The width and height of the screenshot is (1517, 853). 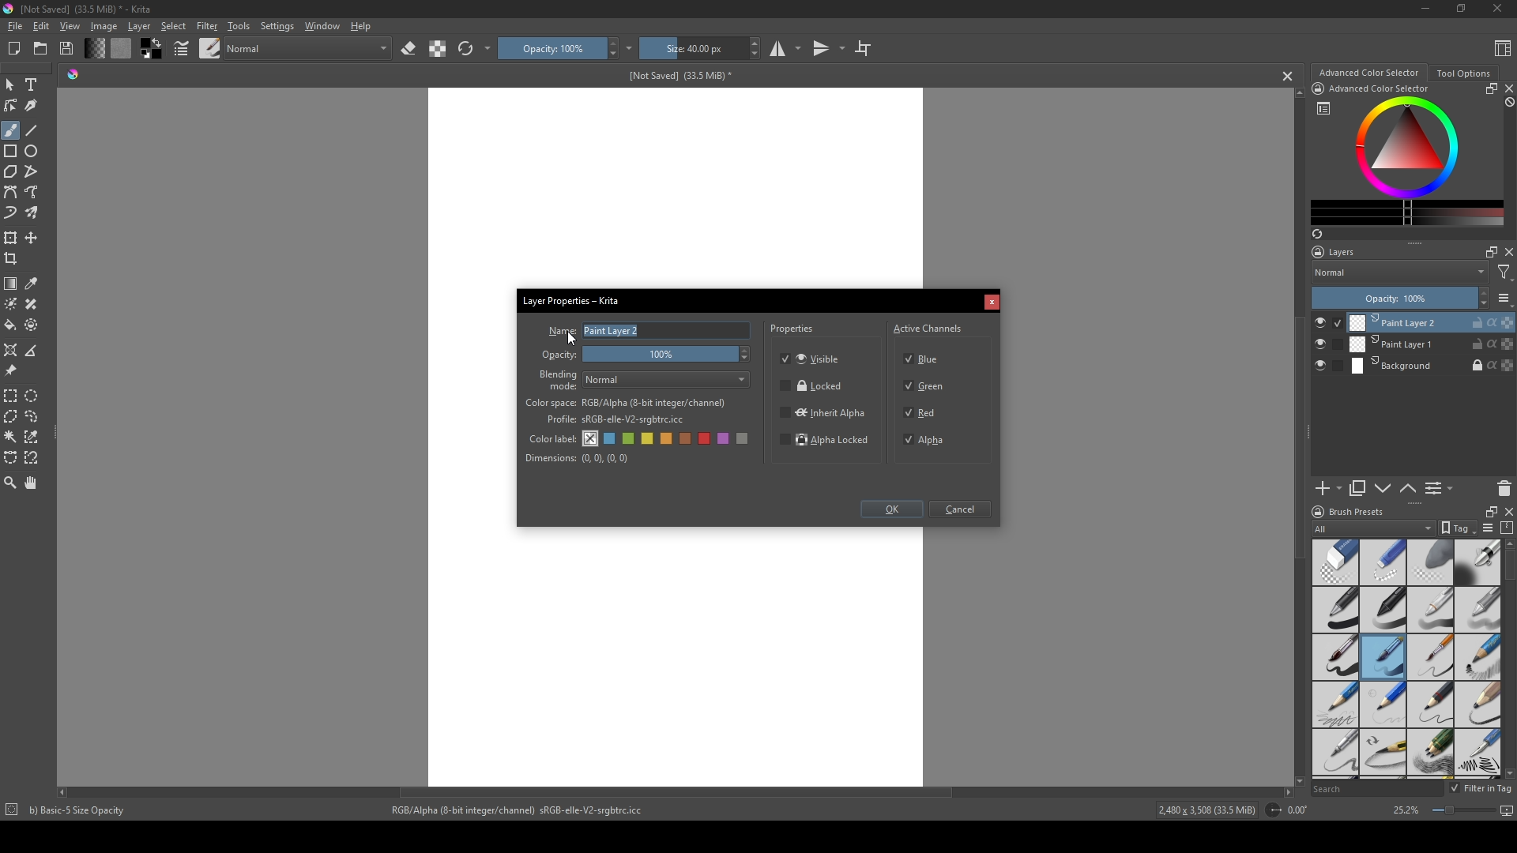 What do you see at coordinates (1430, 658) in the screenshot?
I see `thin brush` at bounding box center [1430, 658].